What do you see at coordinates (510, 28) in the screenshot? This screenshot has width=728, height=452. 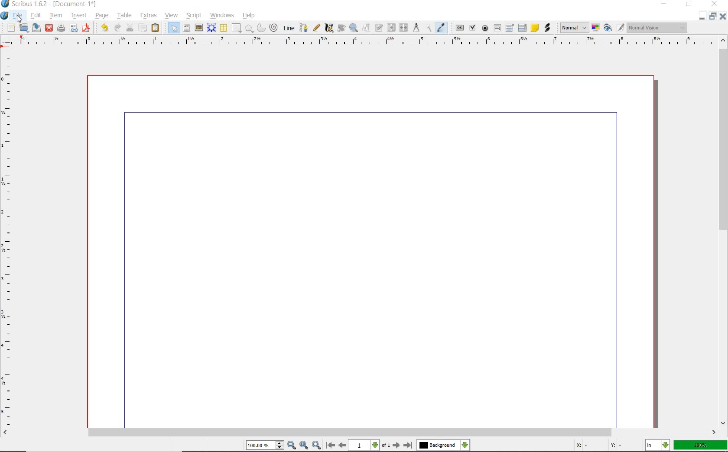 I see `pdf combo box` at bounding box center [510, 28].